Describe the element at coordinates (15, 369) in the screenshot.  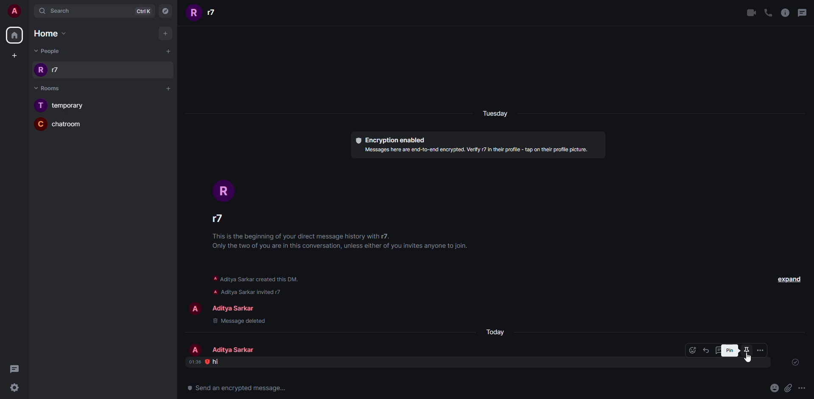
I see `threads` at that location.